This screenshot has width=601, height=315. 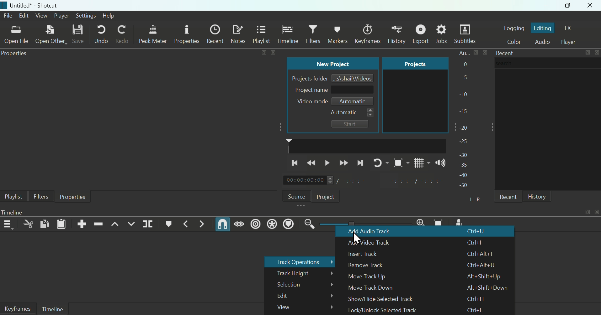 I want to click on Selection, so click(x=300, y=284).